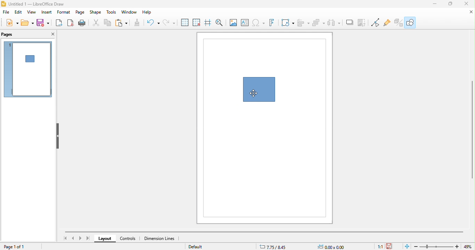  Describe the element at coordinates (210, 23) in the screenshot. I see `helplines while moving` at that location.